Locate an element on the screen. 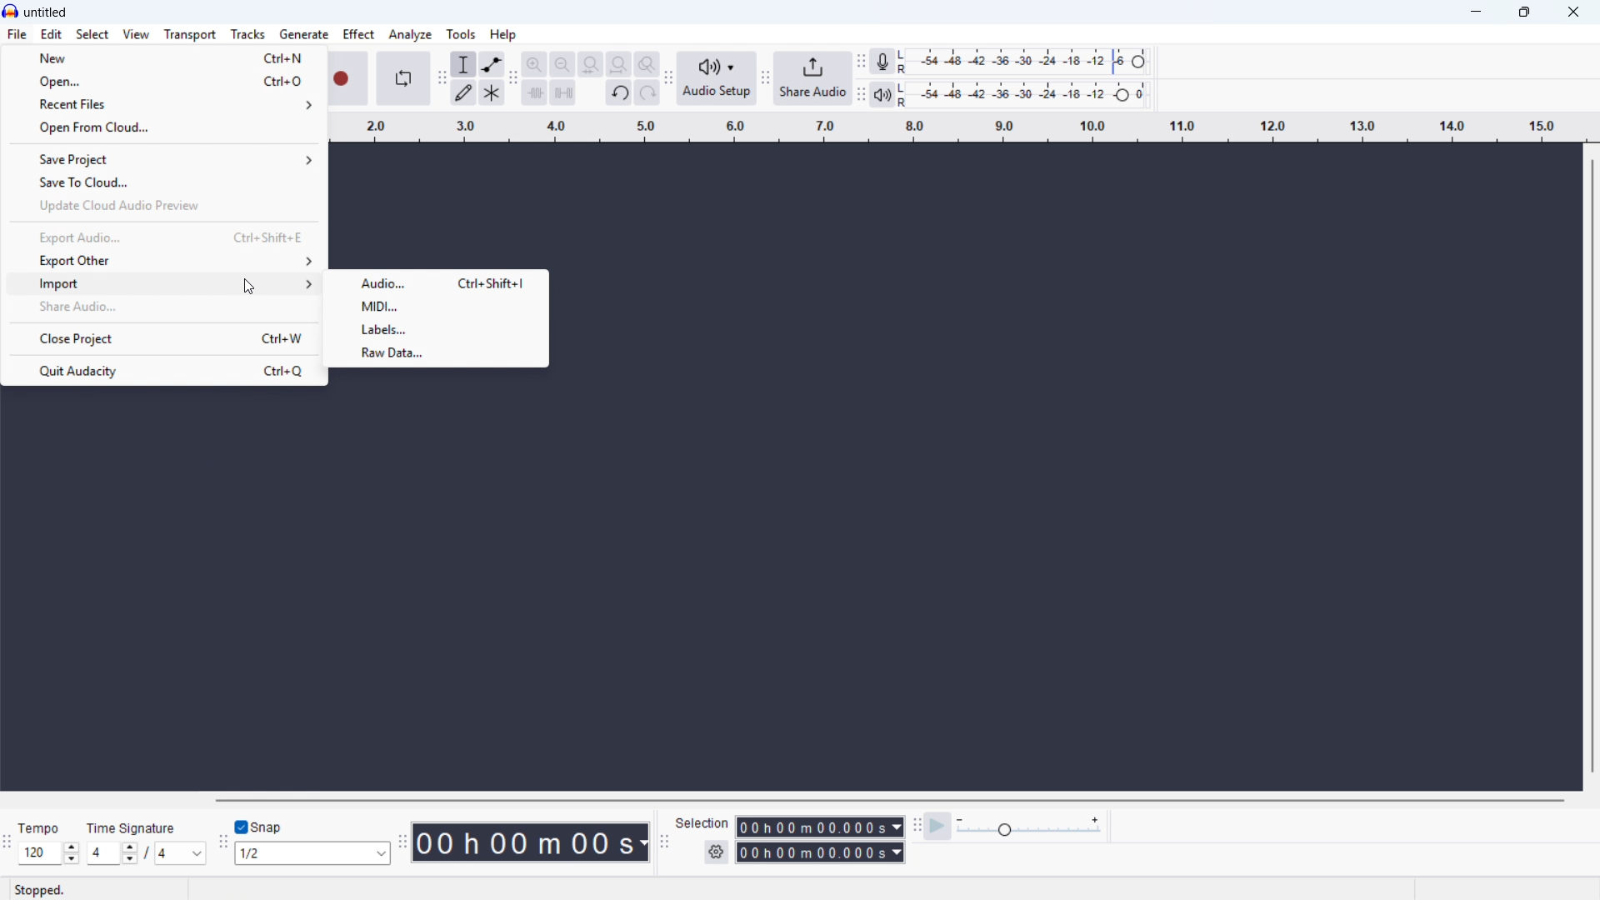  Share audio toolbar  is located at coordinates (764, 80).